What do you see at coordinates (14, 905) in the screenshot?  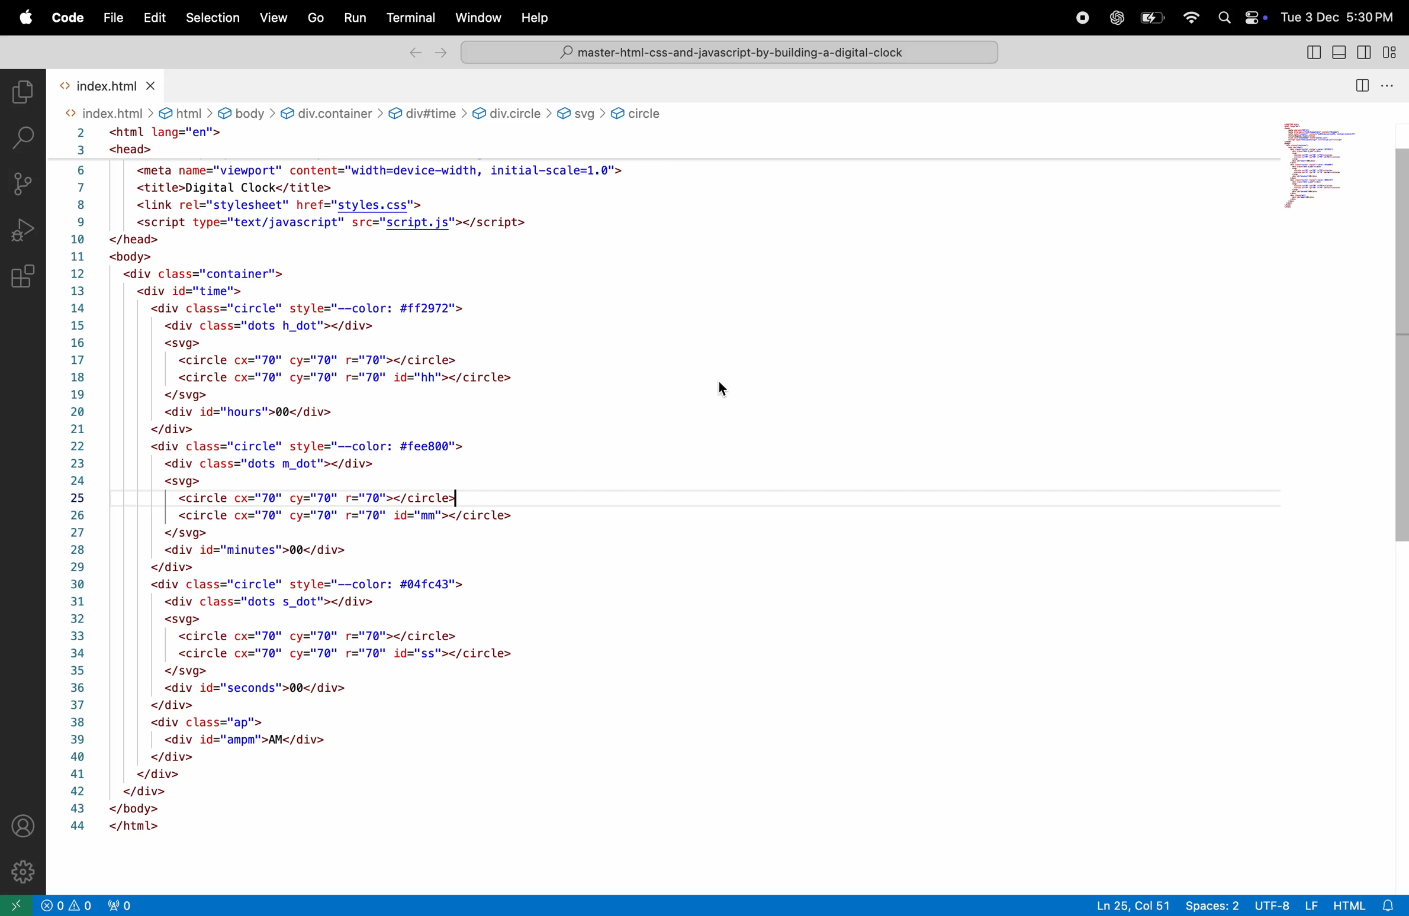 I see `new window` at bounding box center [14, 905].